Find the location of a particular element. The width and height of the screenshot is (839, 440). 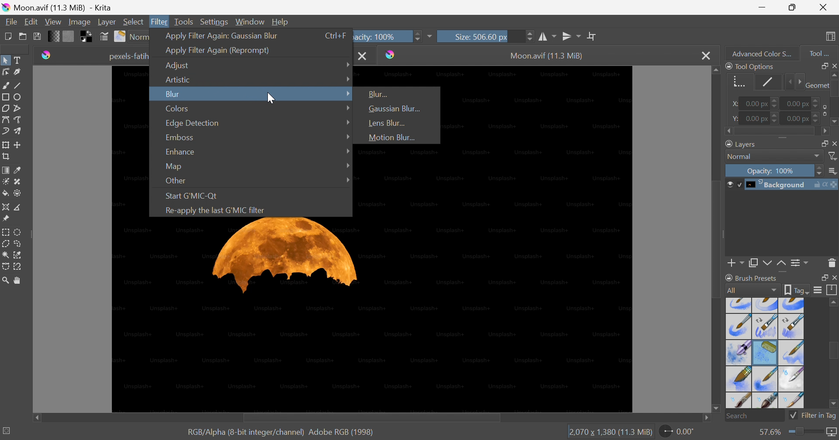

Filter by name is located at coordinates (833, 155).